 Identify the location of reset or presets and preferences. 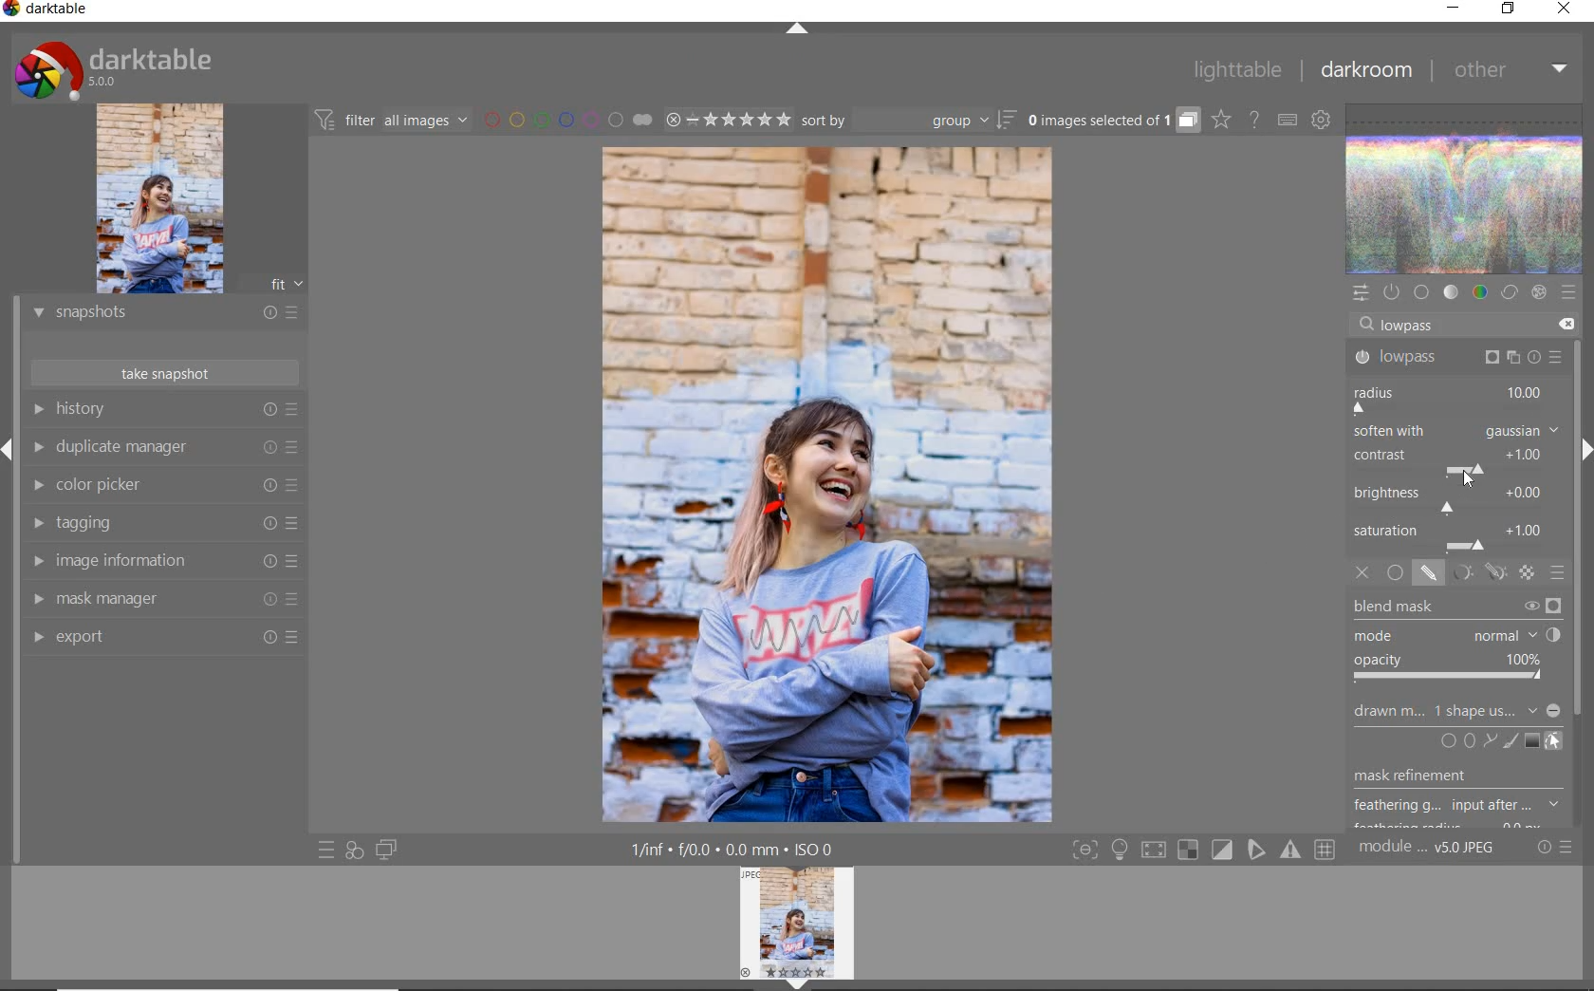
(1556, 848).